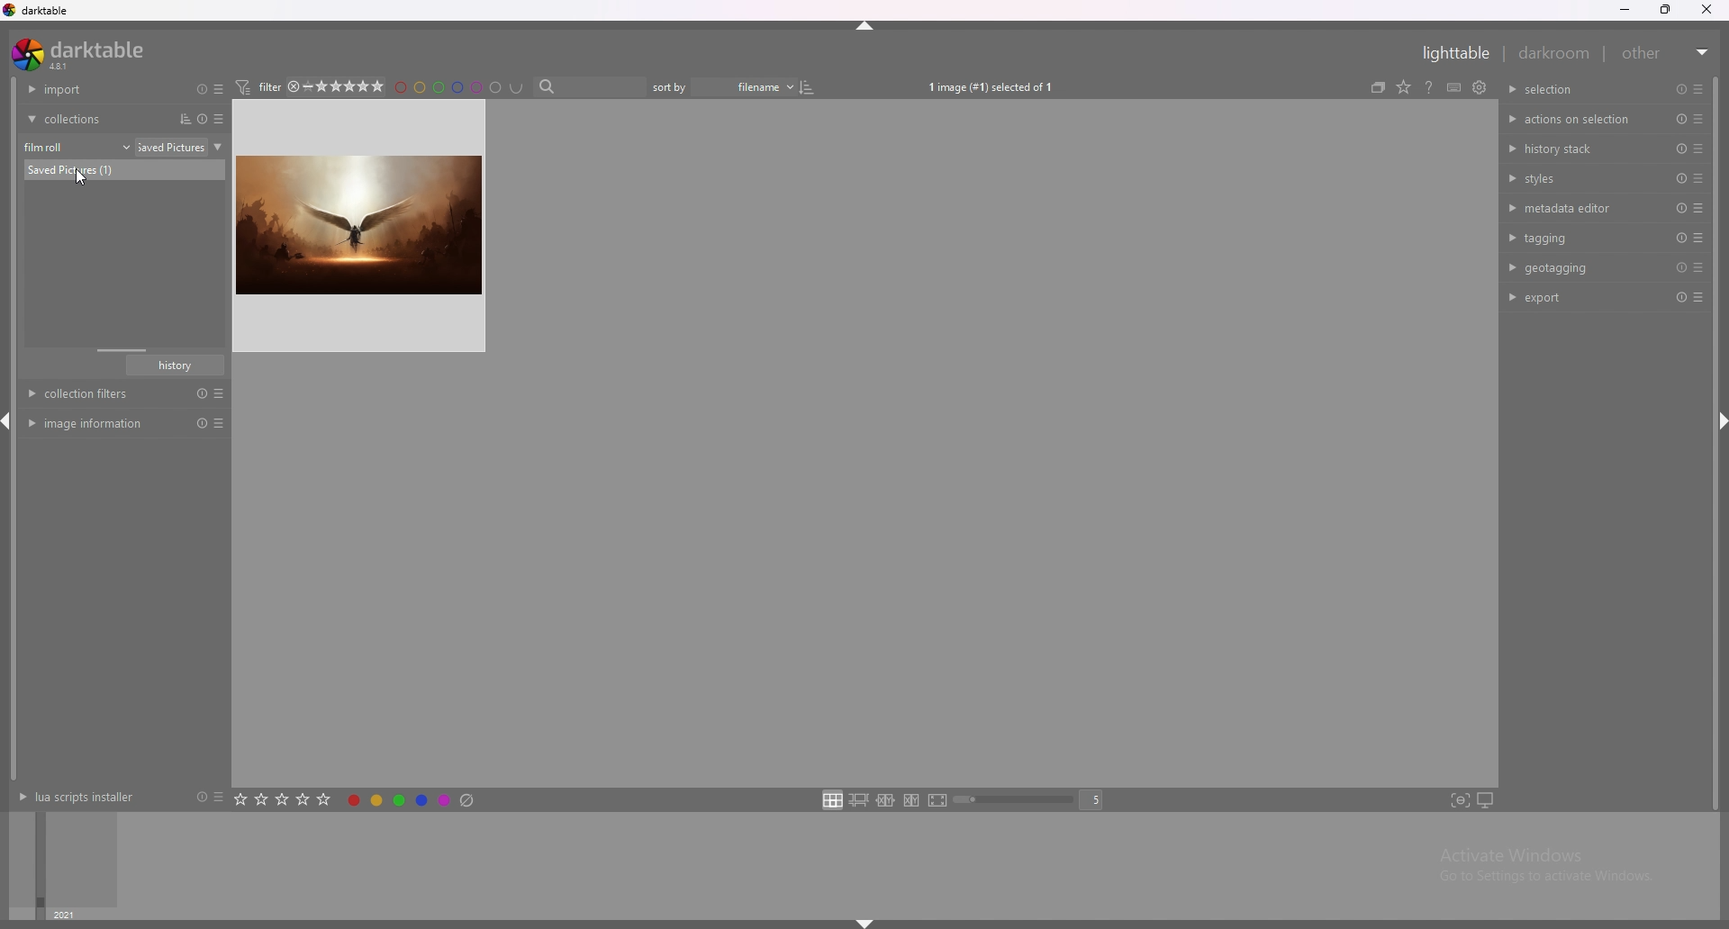  What do you see at coordinates (819, 87) in the screenshot?
I see `toggle` at bounding box center [819, 87].